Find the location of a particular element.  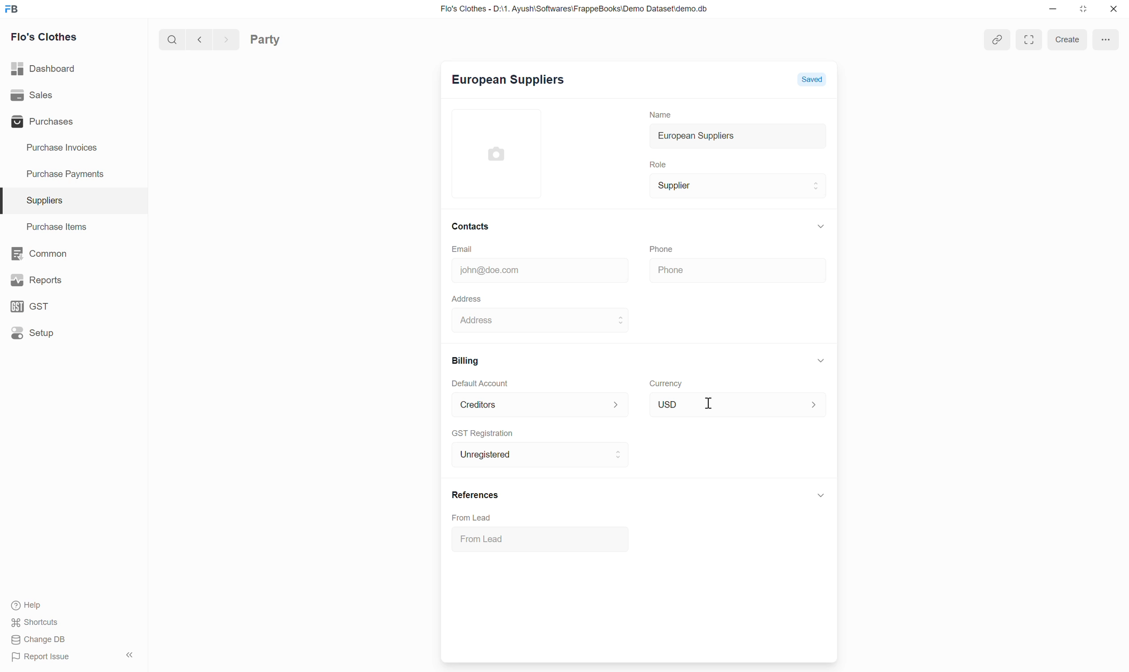

Creditors is located at coordinates (474, 403).